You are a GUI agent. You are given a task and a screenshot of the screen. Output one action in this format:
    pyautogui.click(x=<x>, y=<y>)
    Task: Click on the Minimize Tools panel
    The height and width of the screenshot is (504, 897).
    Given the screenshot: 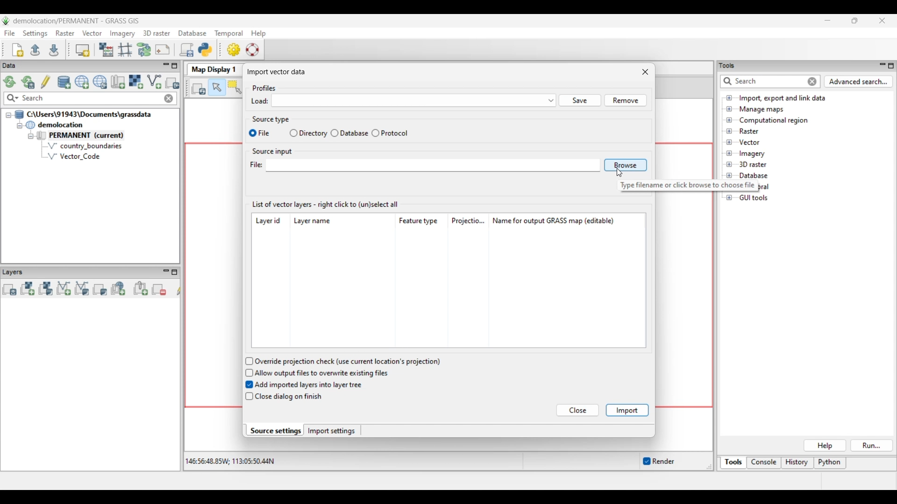 What is the action you would take?
    pyautogui.click(x=881, y=65)
    